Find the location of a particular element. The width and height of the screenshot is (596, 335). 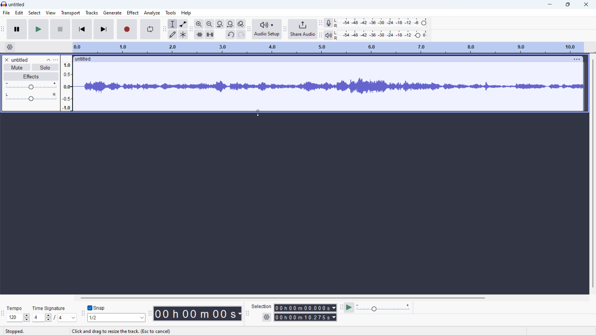

share audio toolbar is located at coordinates (285, 30).